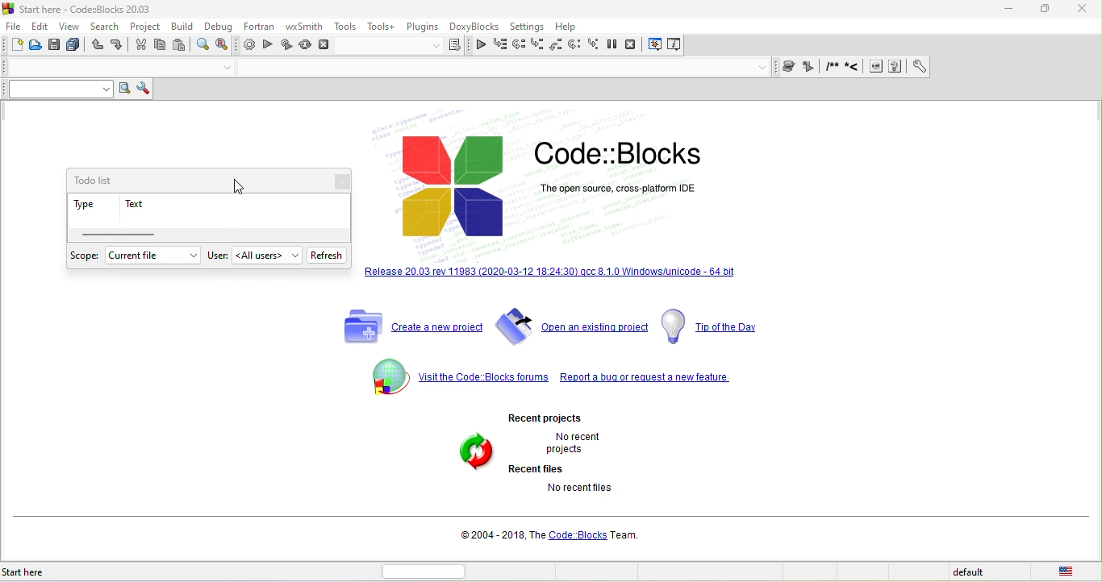 The height and width of the screenshot is (582, 1102). I want to click on fortan, so click(257, 28).